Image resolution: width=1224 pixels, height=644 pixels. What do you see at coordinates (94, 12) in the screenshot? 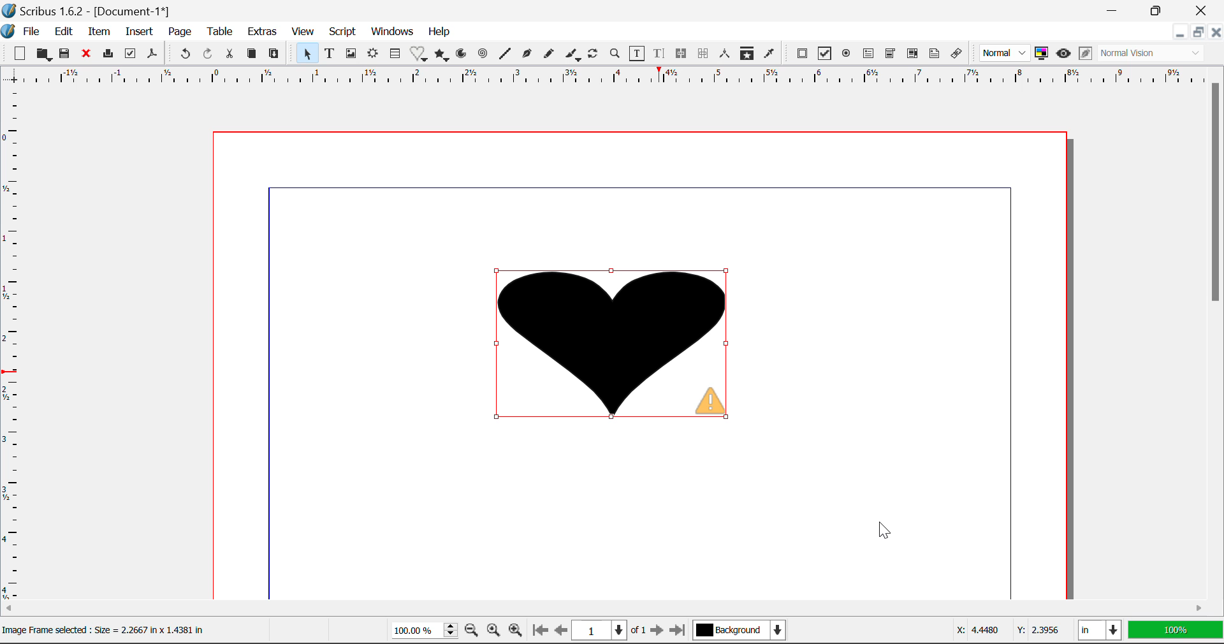
I see `Scribus 1.6.2 - [Document-1*]` at bounding box center [94, 12].